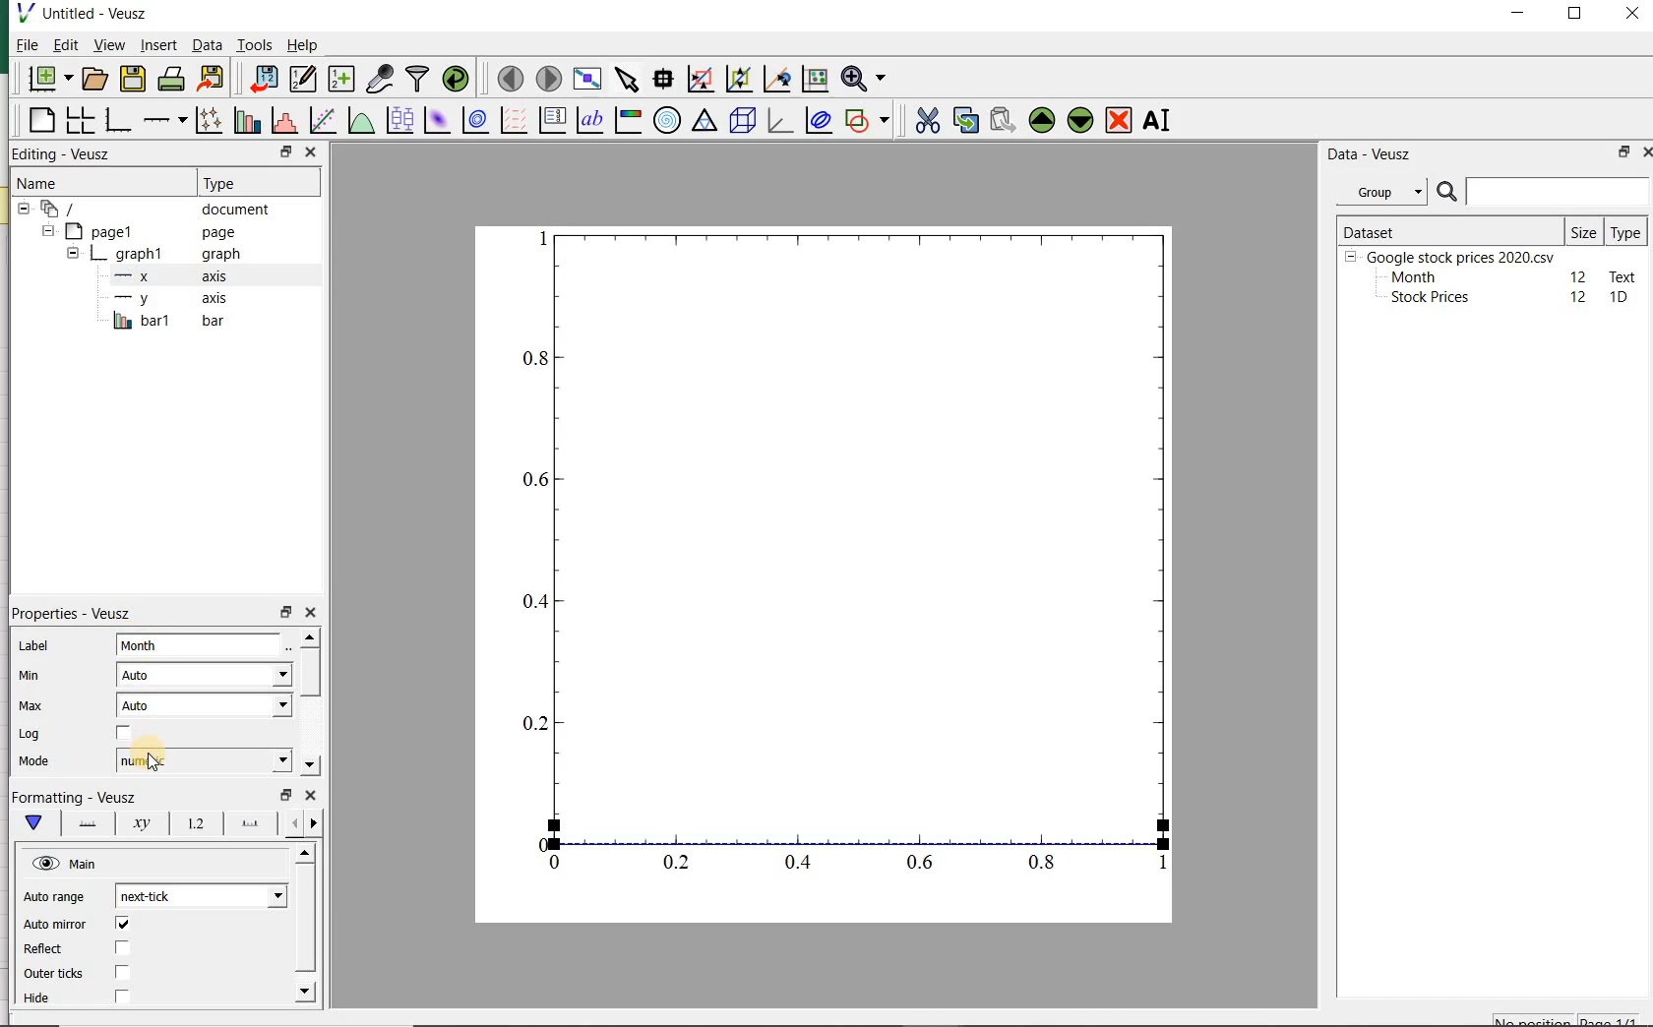 This screenshot has height=1027, width=1653. I want to click on tick labels, so click(194, 823).